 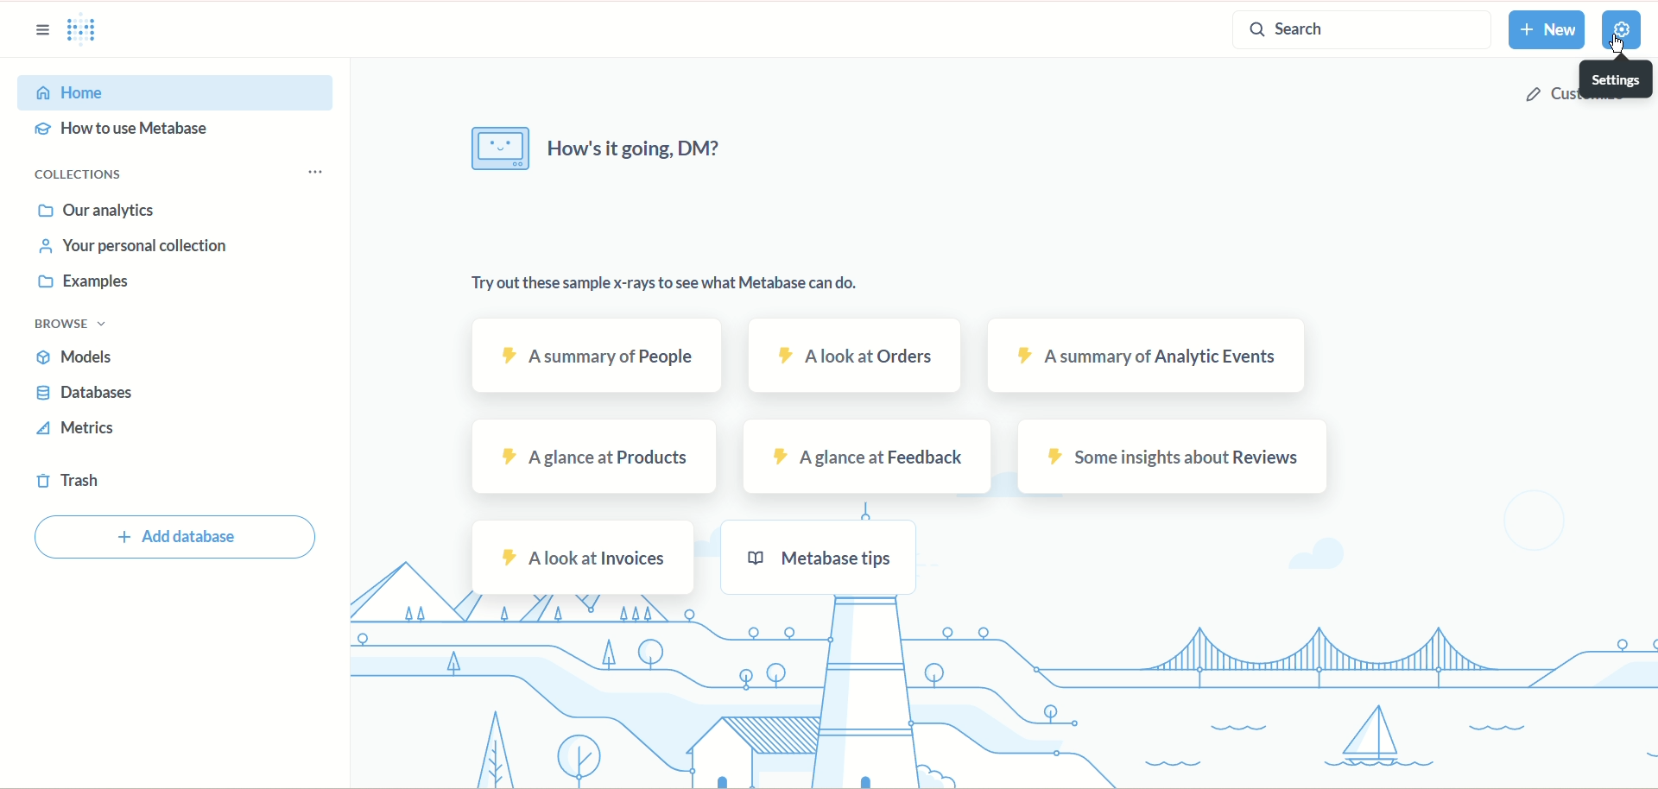 What do you see at coordinates (581, 558) in the screenshot?
I see `a look at invoices` at bounding box center [581, 558].